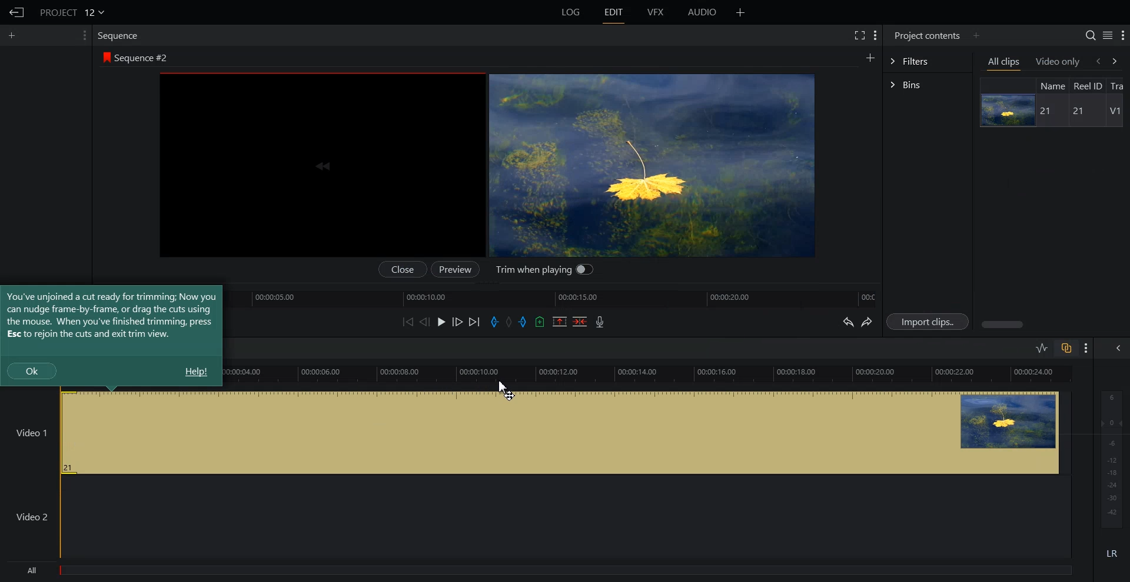  Describe the element at coordinates (540, 322) in the screenshot. I see `Add an Cue at the current position` at that location.